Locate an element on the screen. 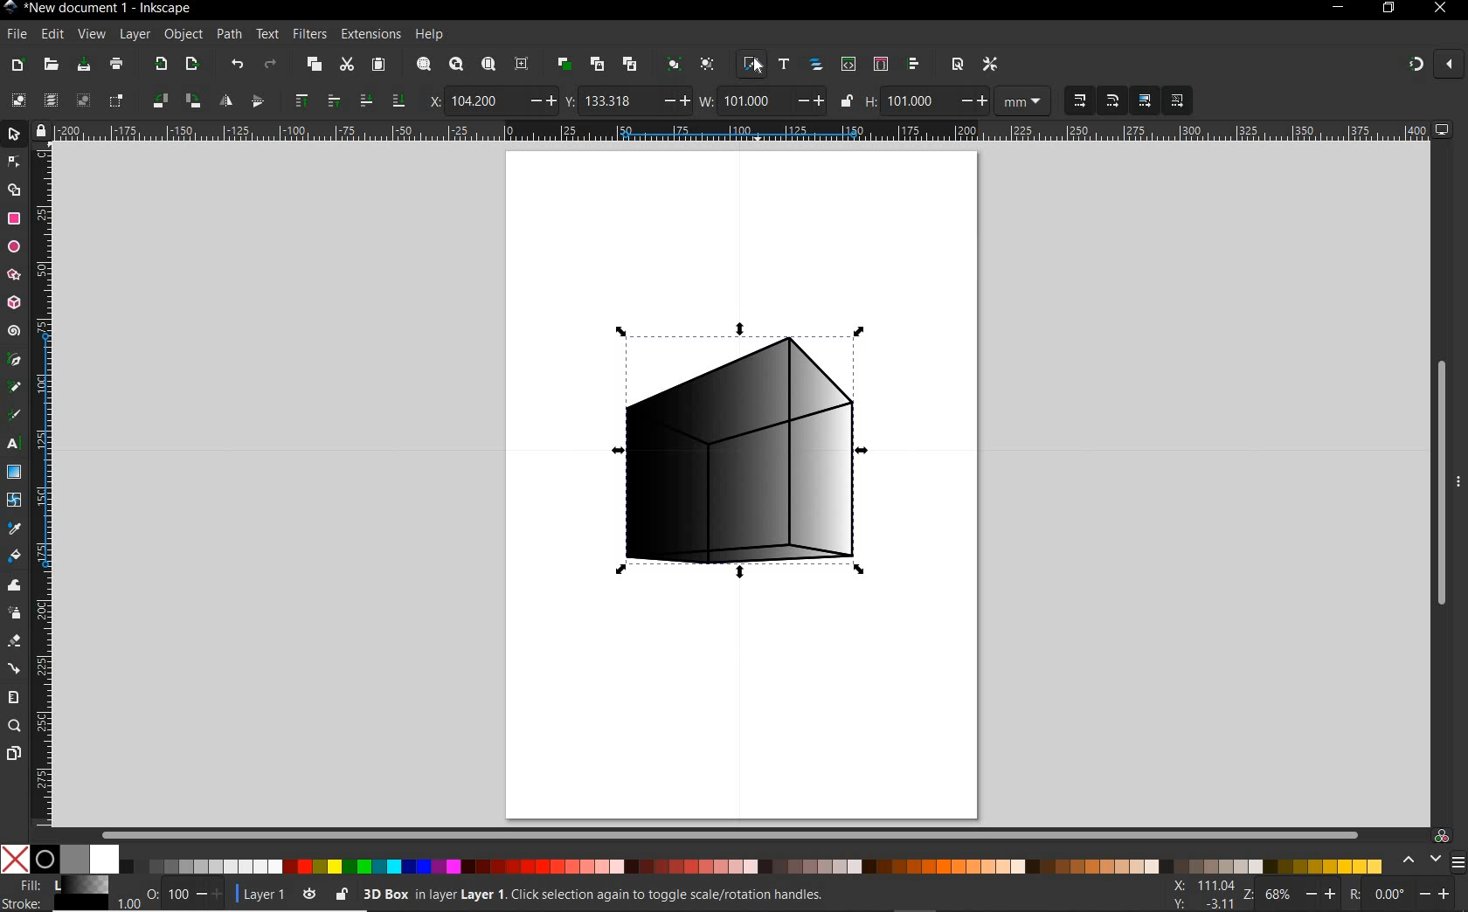 The image size is (1468, 912). FILTERS is located at coordinates (308, 35).